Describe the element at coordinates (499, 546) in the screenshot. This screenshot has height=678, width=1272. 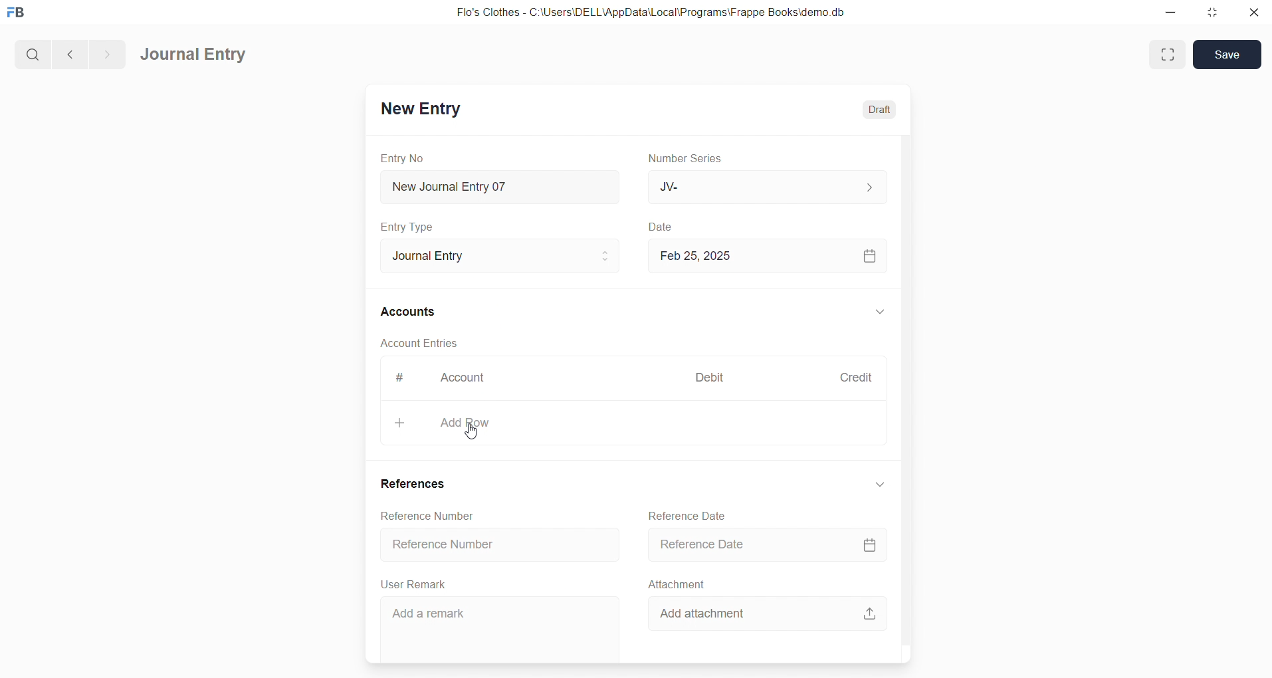
I see `Reference Number` at that location.